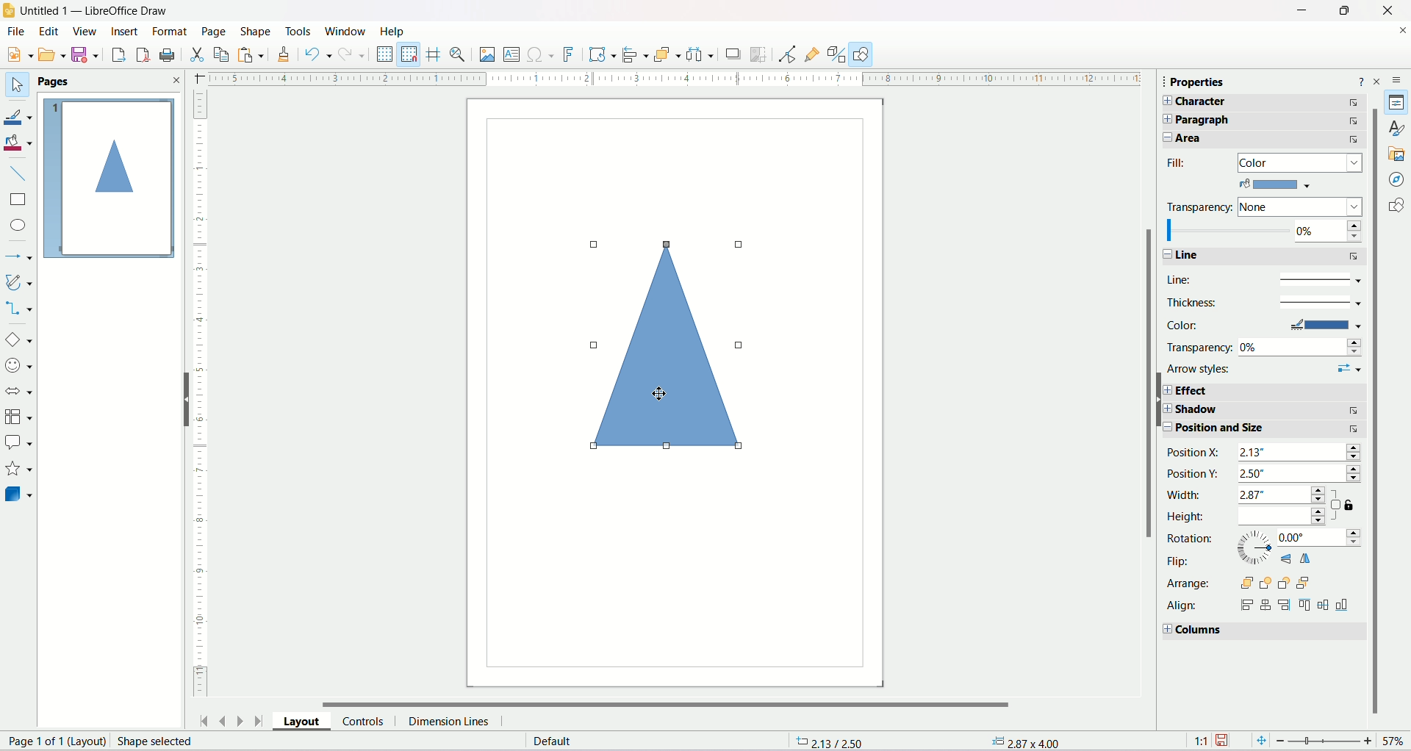 This screenshot has height=751, width=1411. I want to click on Tools, so click(298, 31).